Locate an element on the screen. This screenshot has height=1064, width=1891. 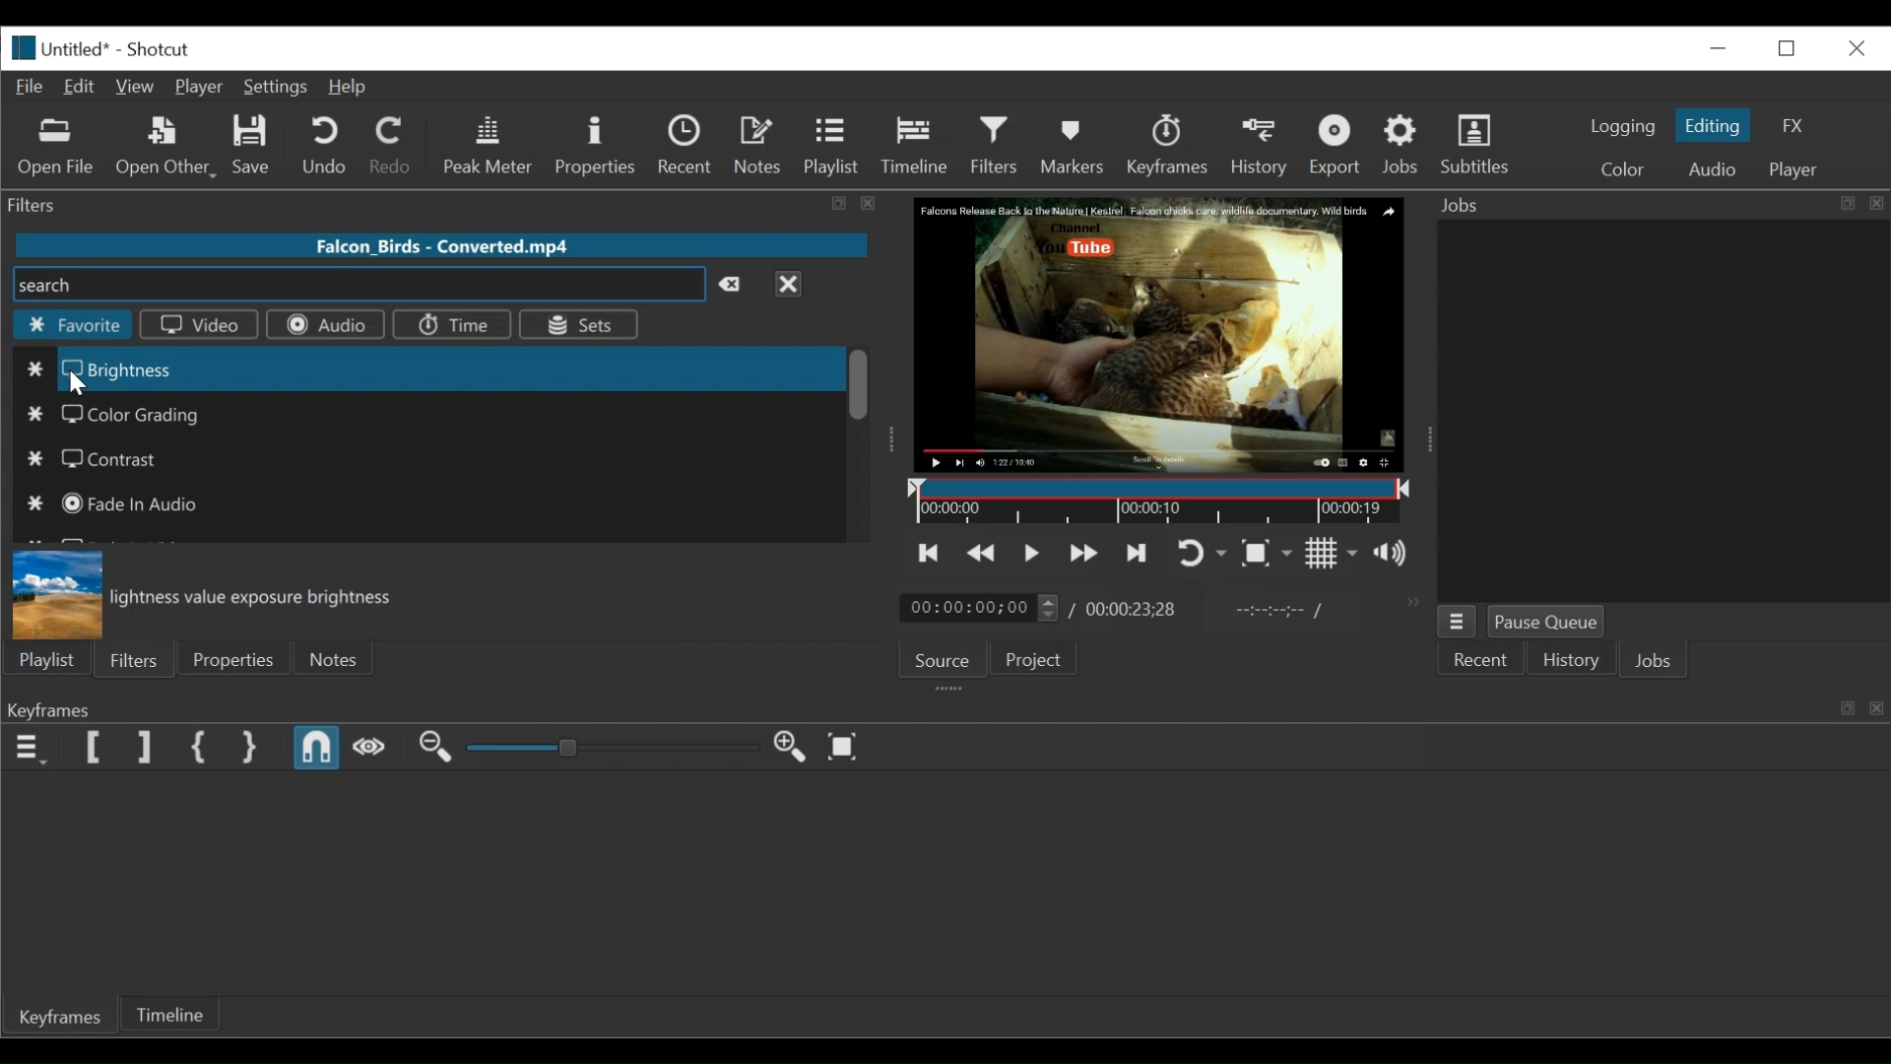
Zoom keyframe to fit is located at coordinates (848, 745).